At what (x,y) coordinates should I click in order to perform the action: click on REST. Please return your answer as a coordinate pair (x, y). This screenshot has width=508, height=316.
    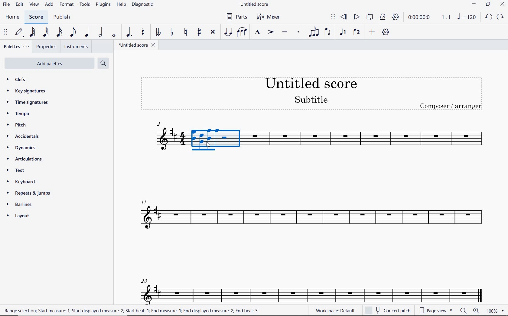
    Looking at the image, I should click on (143, 33).